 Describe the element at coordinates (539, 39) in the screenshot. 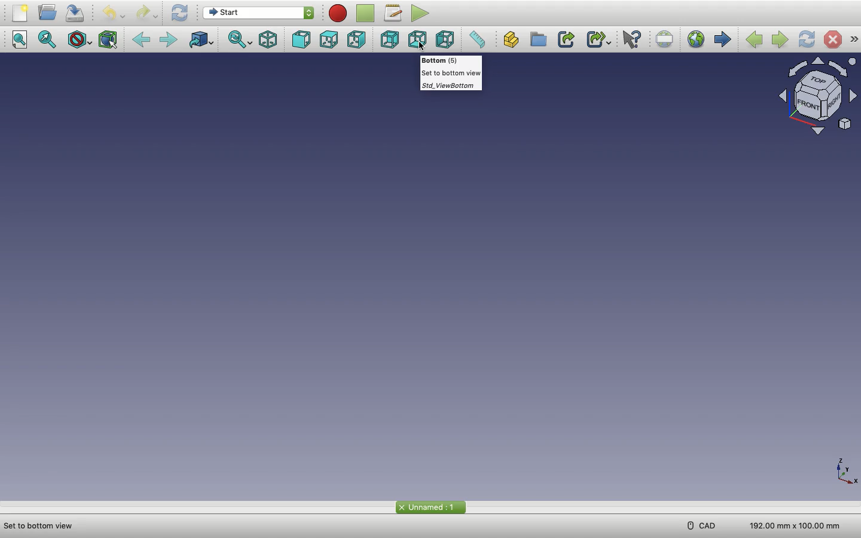

I see `Create group` at that location.